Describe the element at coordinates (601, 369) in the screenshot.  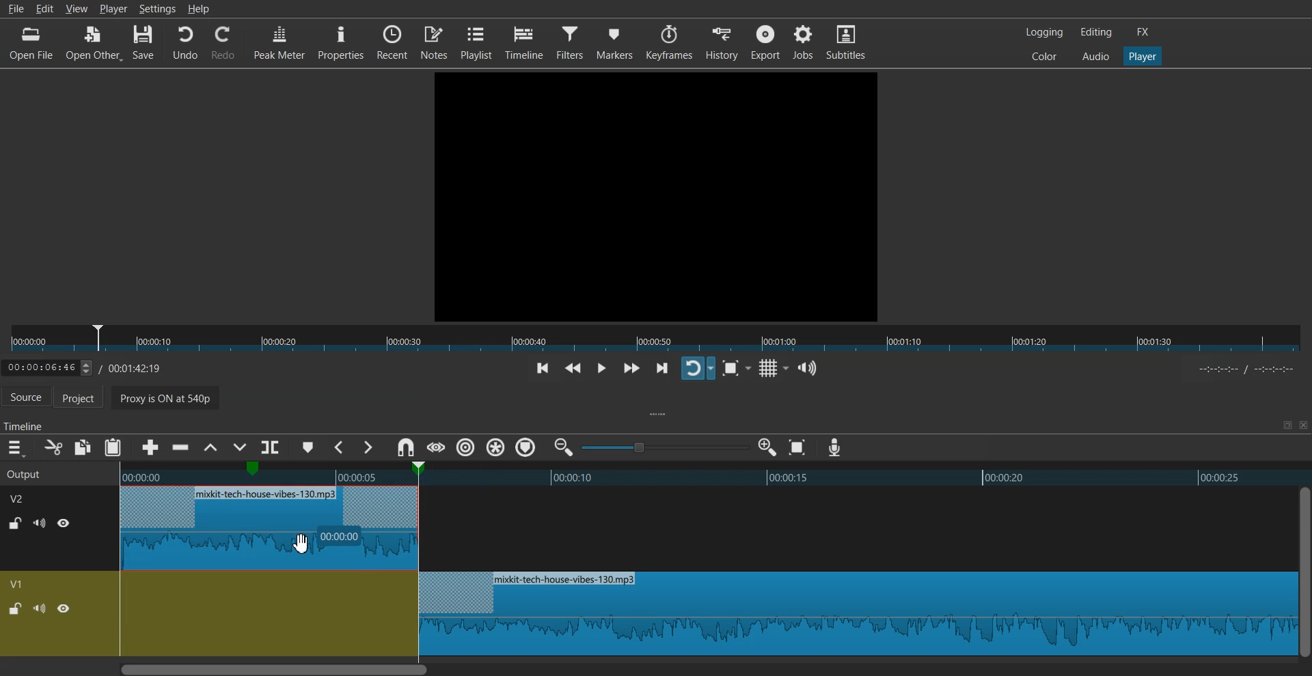
I see `Toggle play or pause` at that location.